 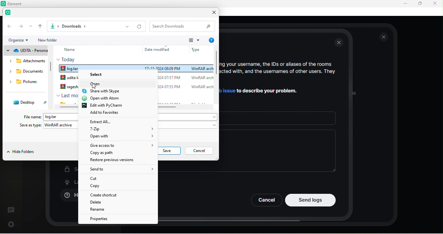 What do you see at coordinates (340, 43) in the screenshot?
I see `close` at bounding box center [340, 43].